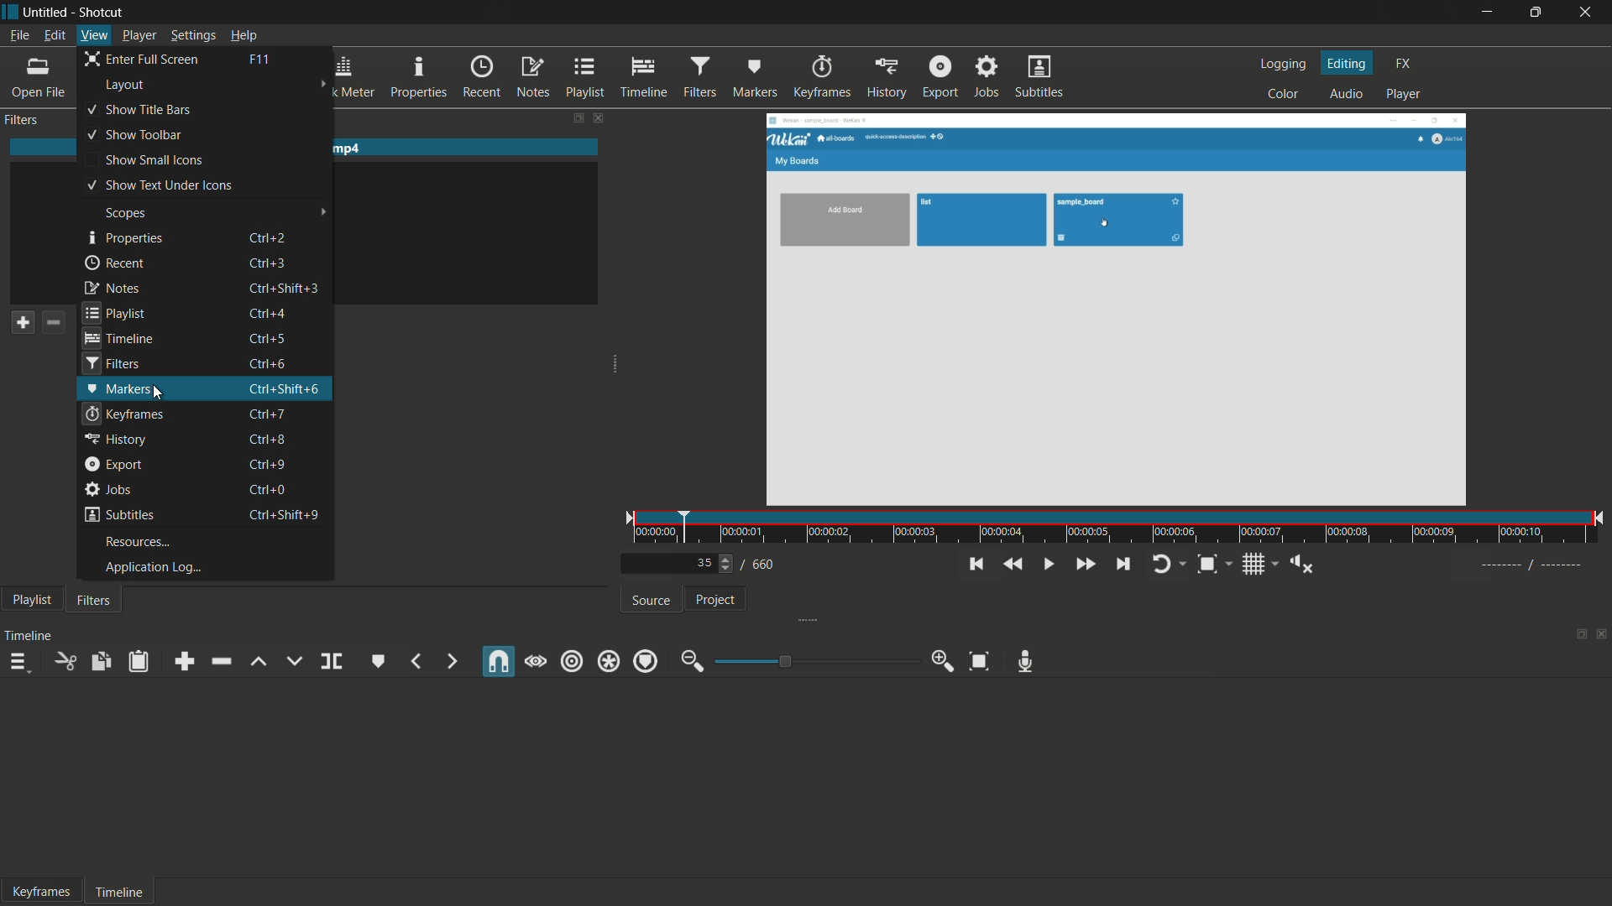  What do you see at coordinates (259, 661) in the screenshot?
I see `lift` at bounding box center [259, 661].